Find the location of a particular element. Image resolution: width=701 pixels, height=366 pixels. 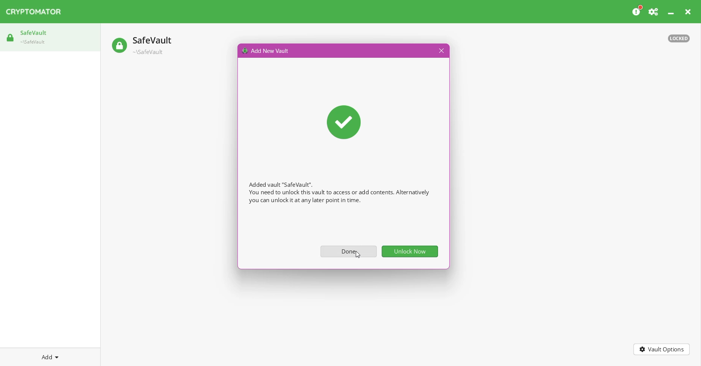

Add New Vault is located at coordinates (266, 50).